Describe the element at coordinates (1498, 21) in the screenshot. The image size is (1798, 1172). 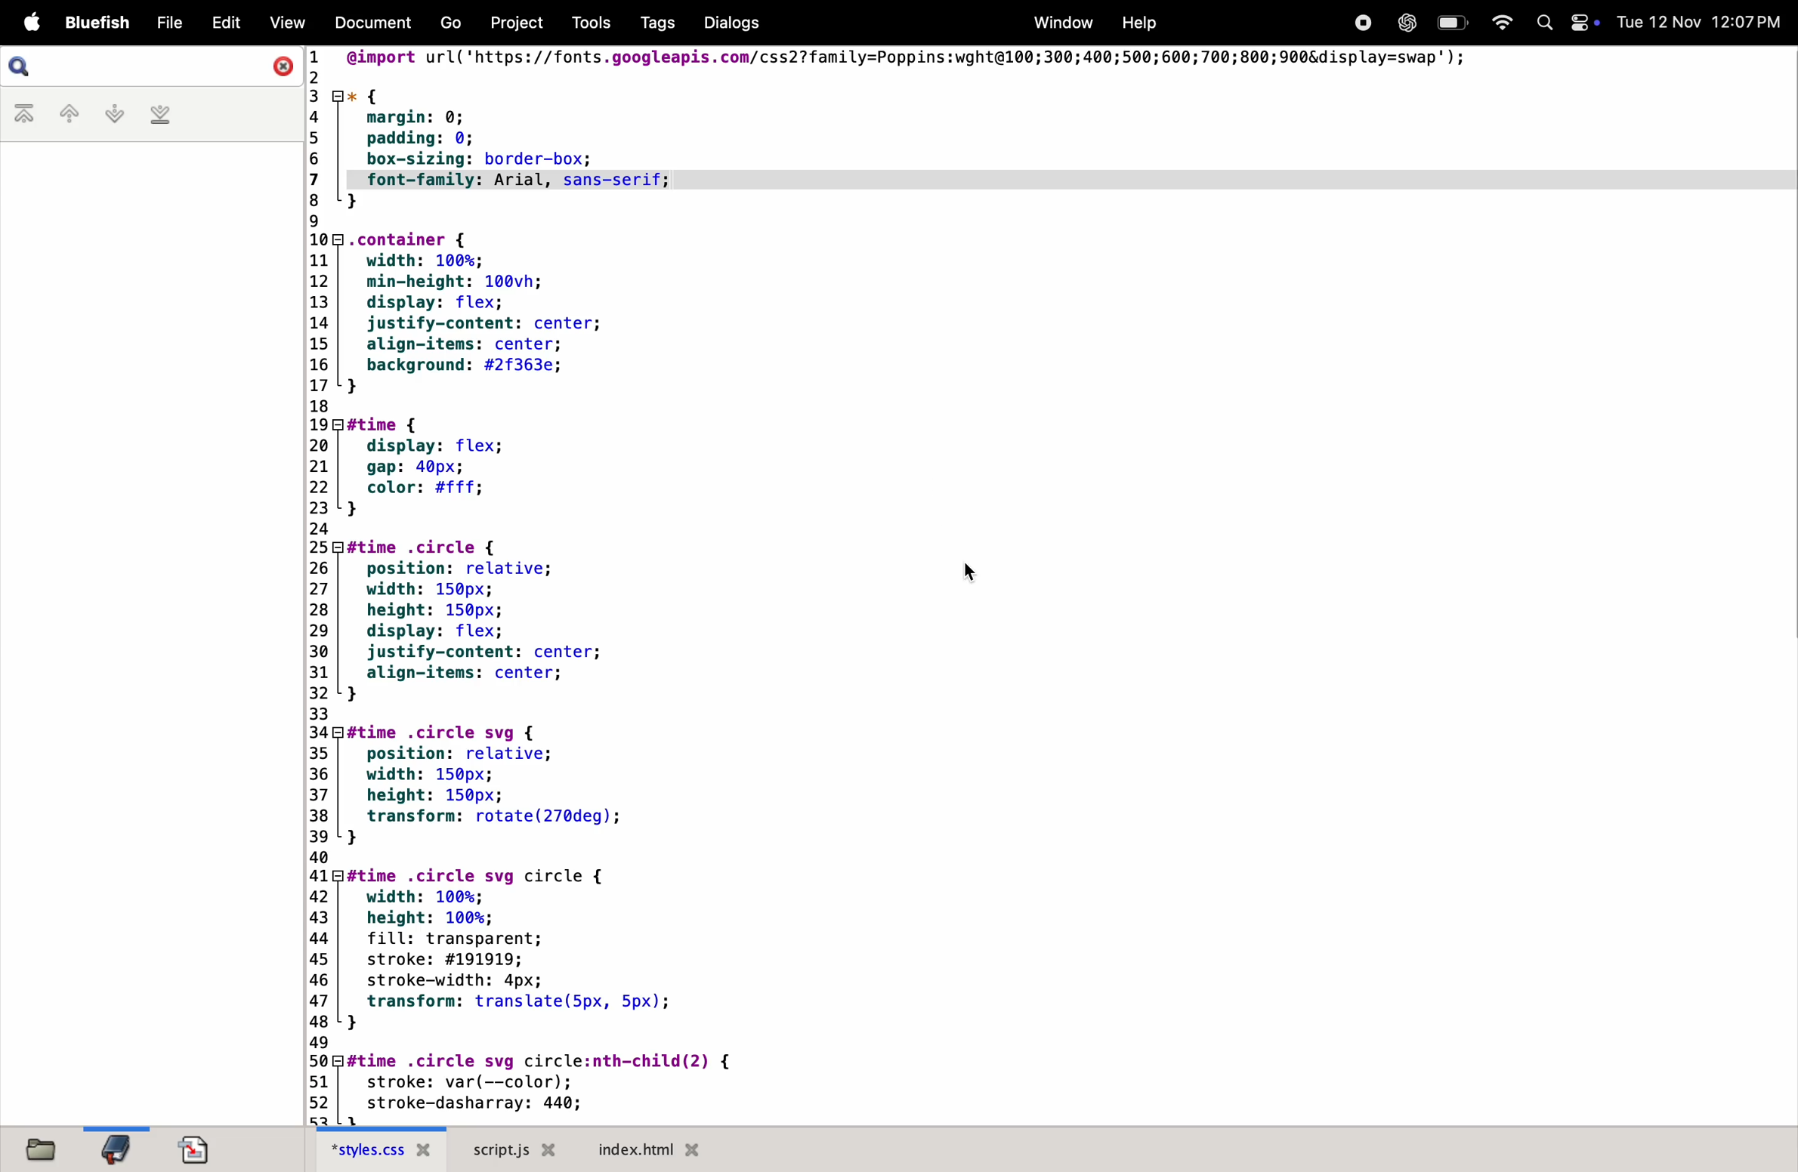
I see `wifi` at that location.